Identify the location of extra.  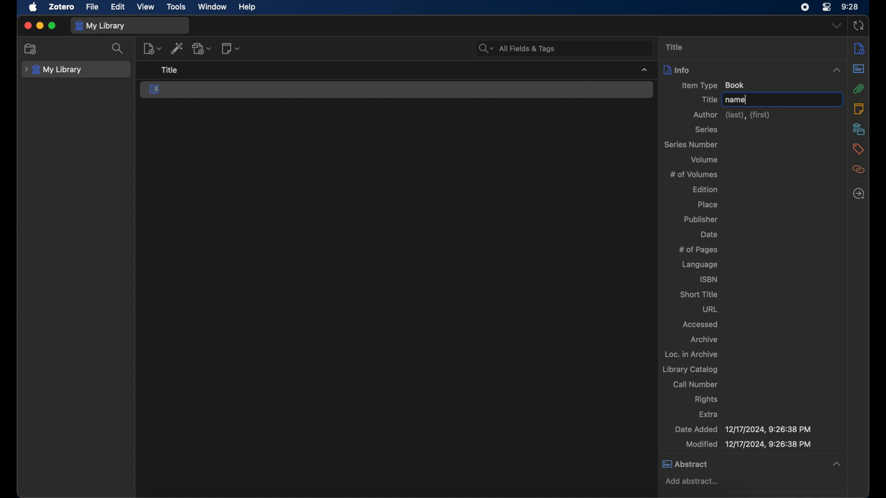
(708, 414).